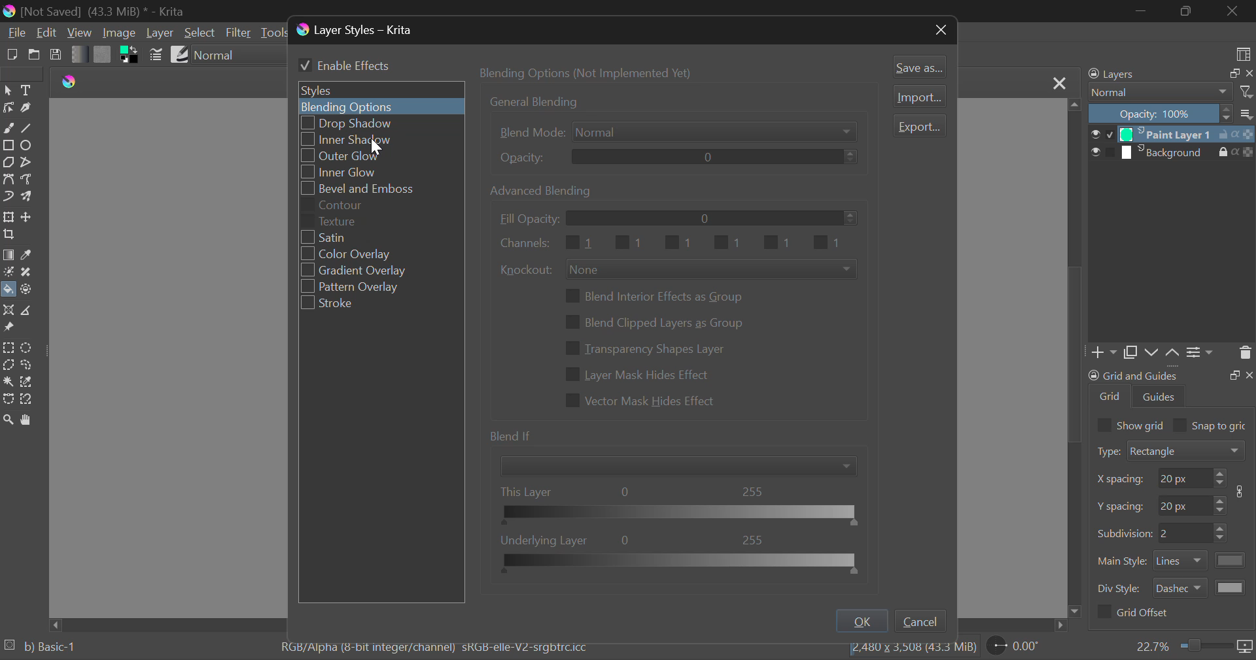 The image size is (1256, 660). I want to click on Blending Modes, so click(1170, 93).